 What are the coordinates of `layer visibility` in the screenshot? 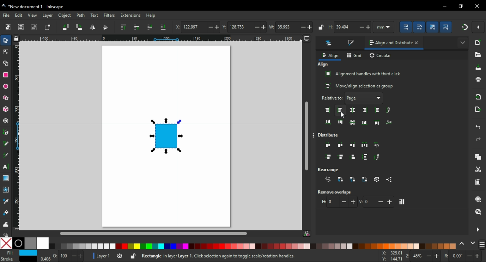 It's located at (121, 256).